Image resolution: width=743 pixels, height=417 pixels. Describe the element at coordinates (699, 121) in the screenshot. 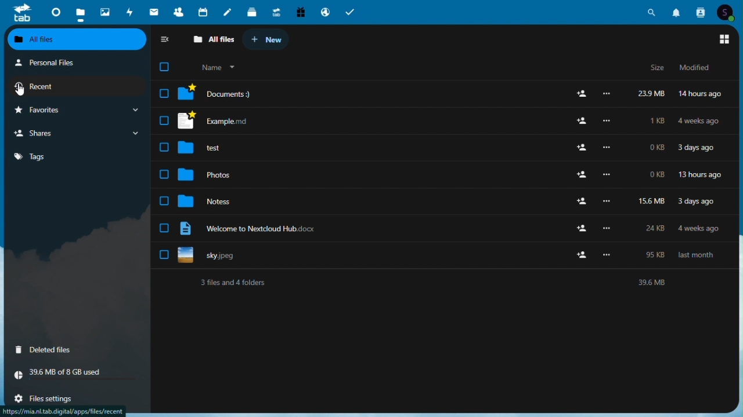

I see `4 weeks ago` at that location.